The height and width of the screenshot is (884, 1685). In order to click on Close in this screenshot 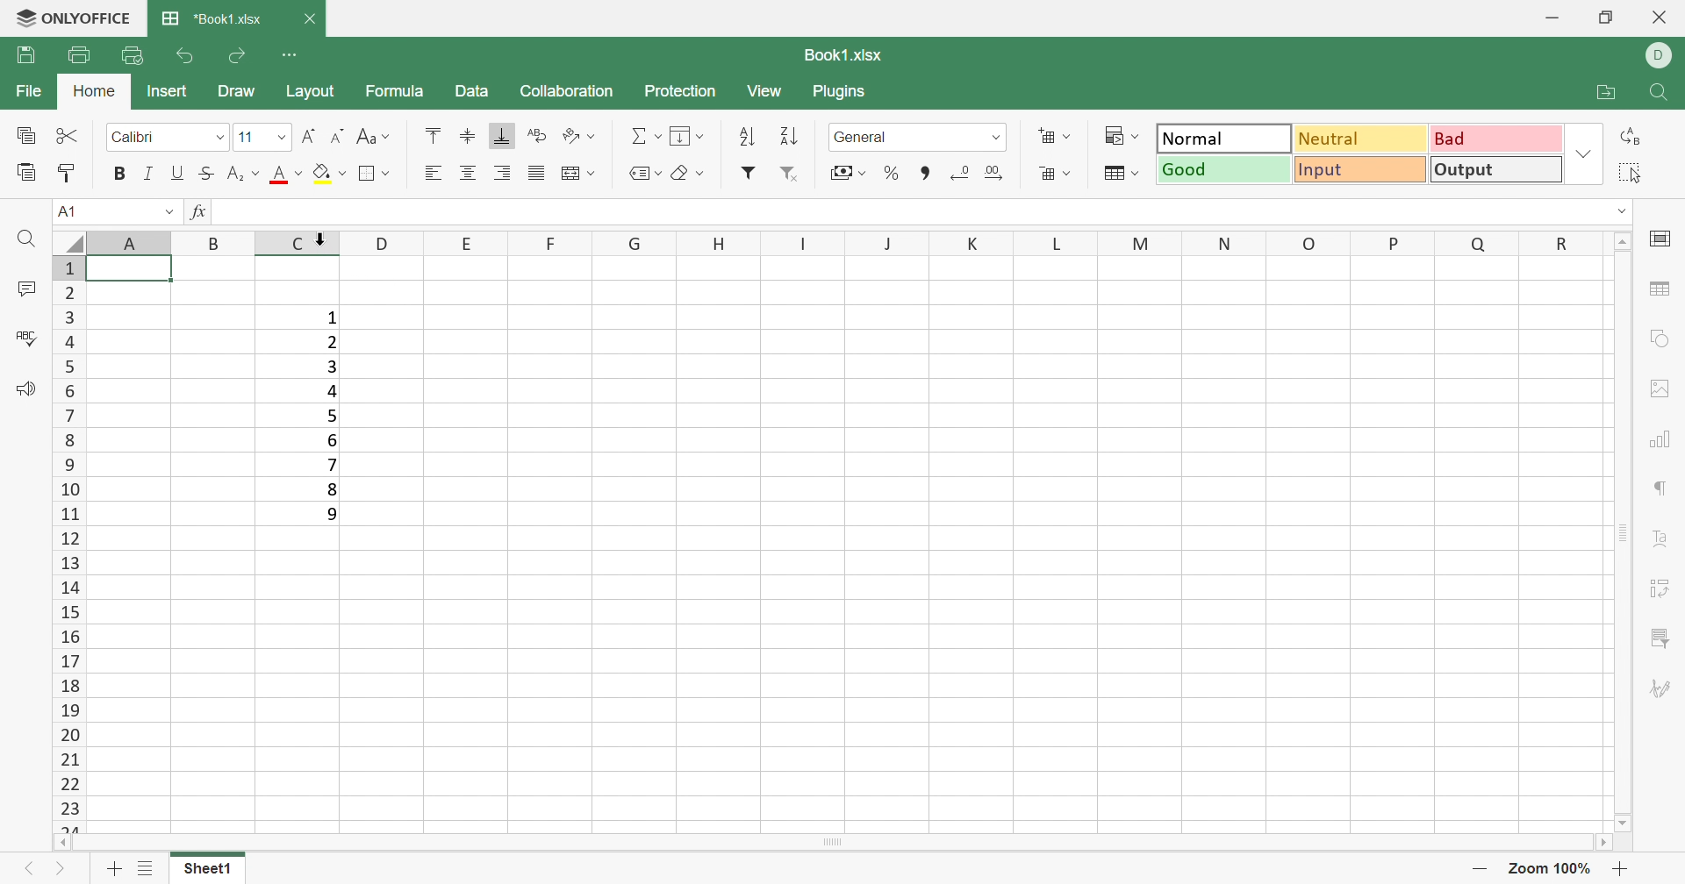, I will do `click(312, 19)`.